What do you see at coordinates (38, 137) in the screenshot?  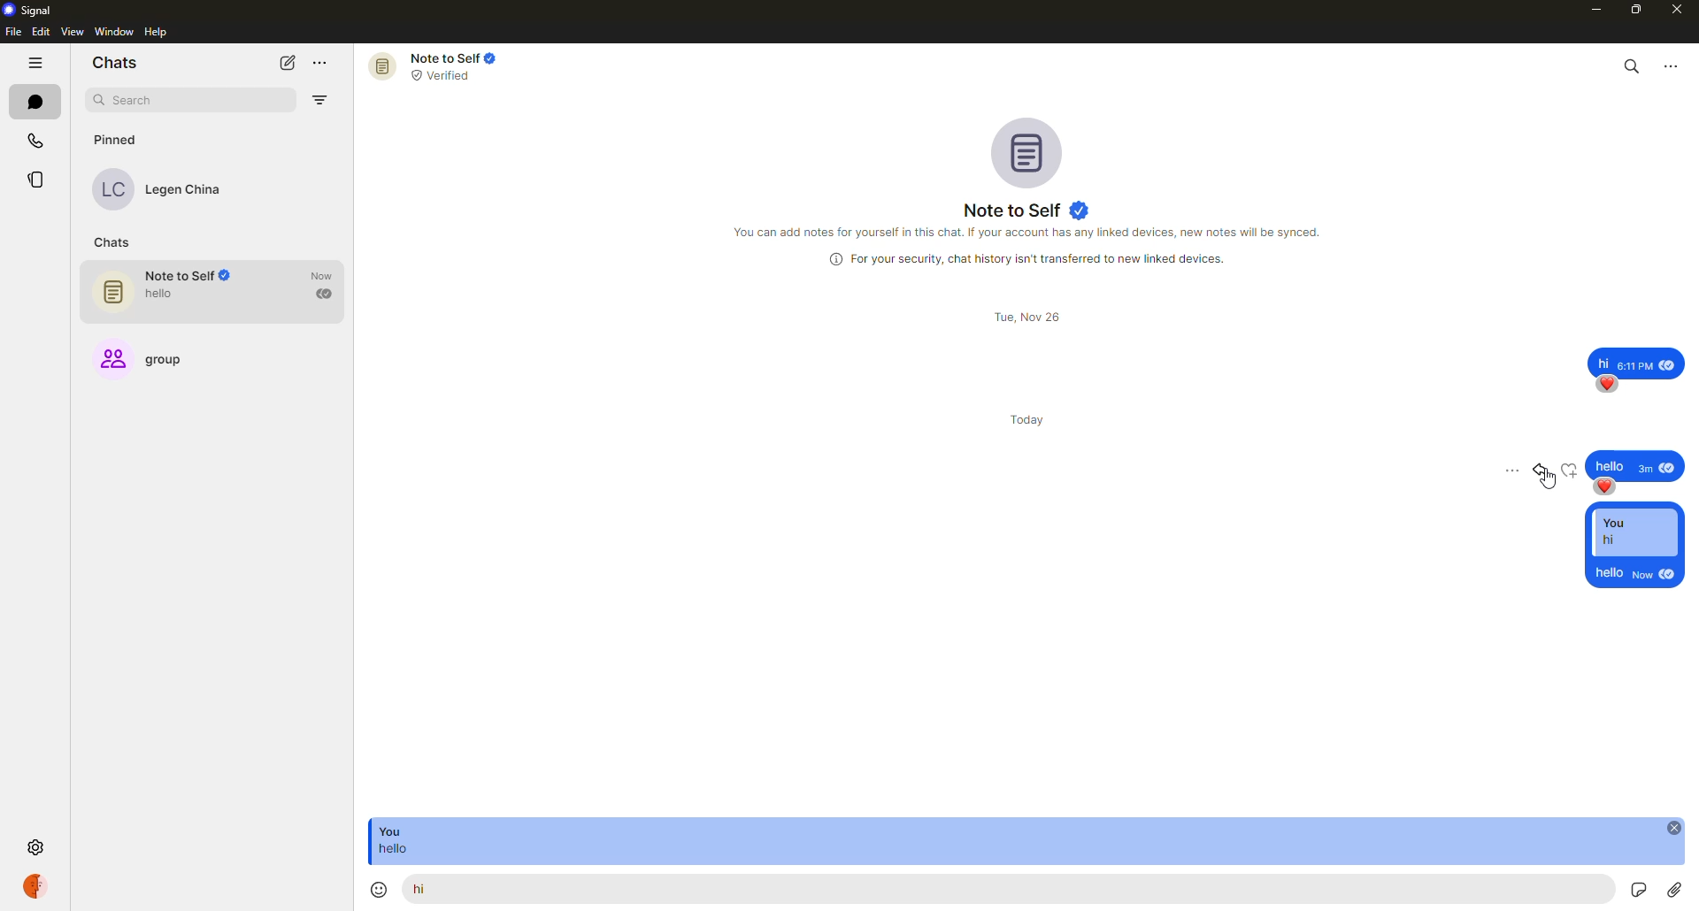 I see `calls` at bounding box center [38, 137].